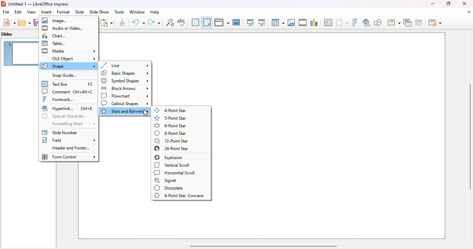 The height and width of the screenshot is (249, 473). Describe the element at coordinates (64, 75) in the screenshot. I see `snap guide` at that location.